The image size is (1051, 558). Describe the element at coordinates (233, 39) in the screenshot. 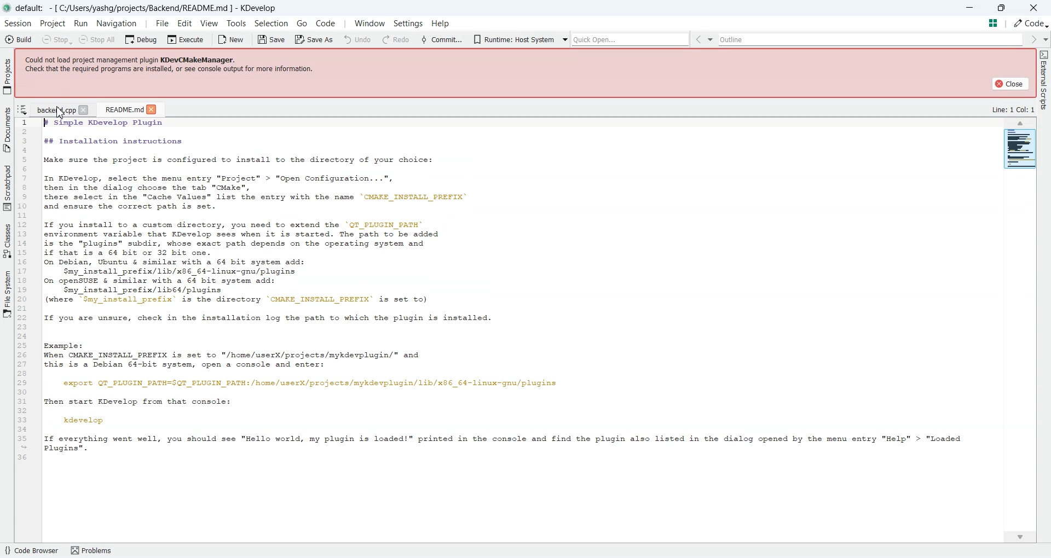

I see `New` at that location.